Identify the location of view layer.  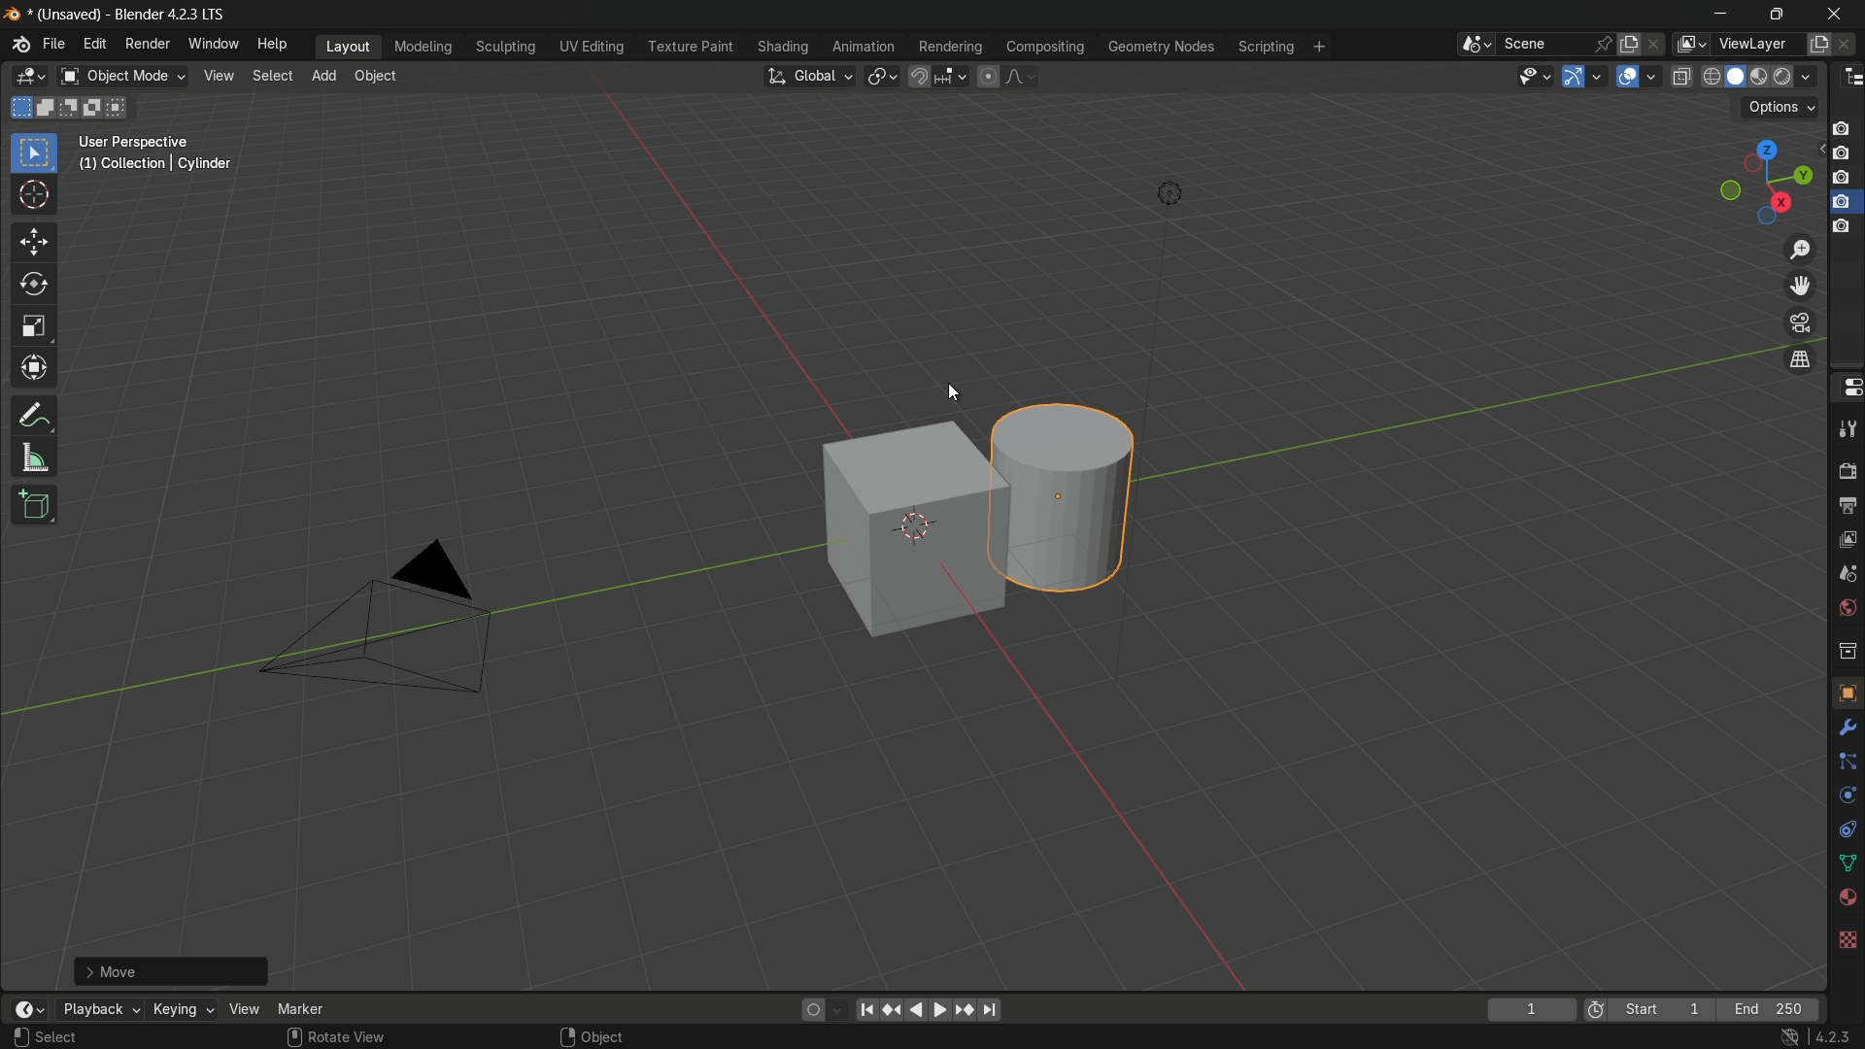
(1688, 44).